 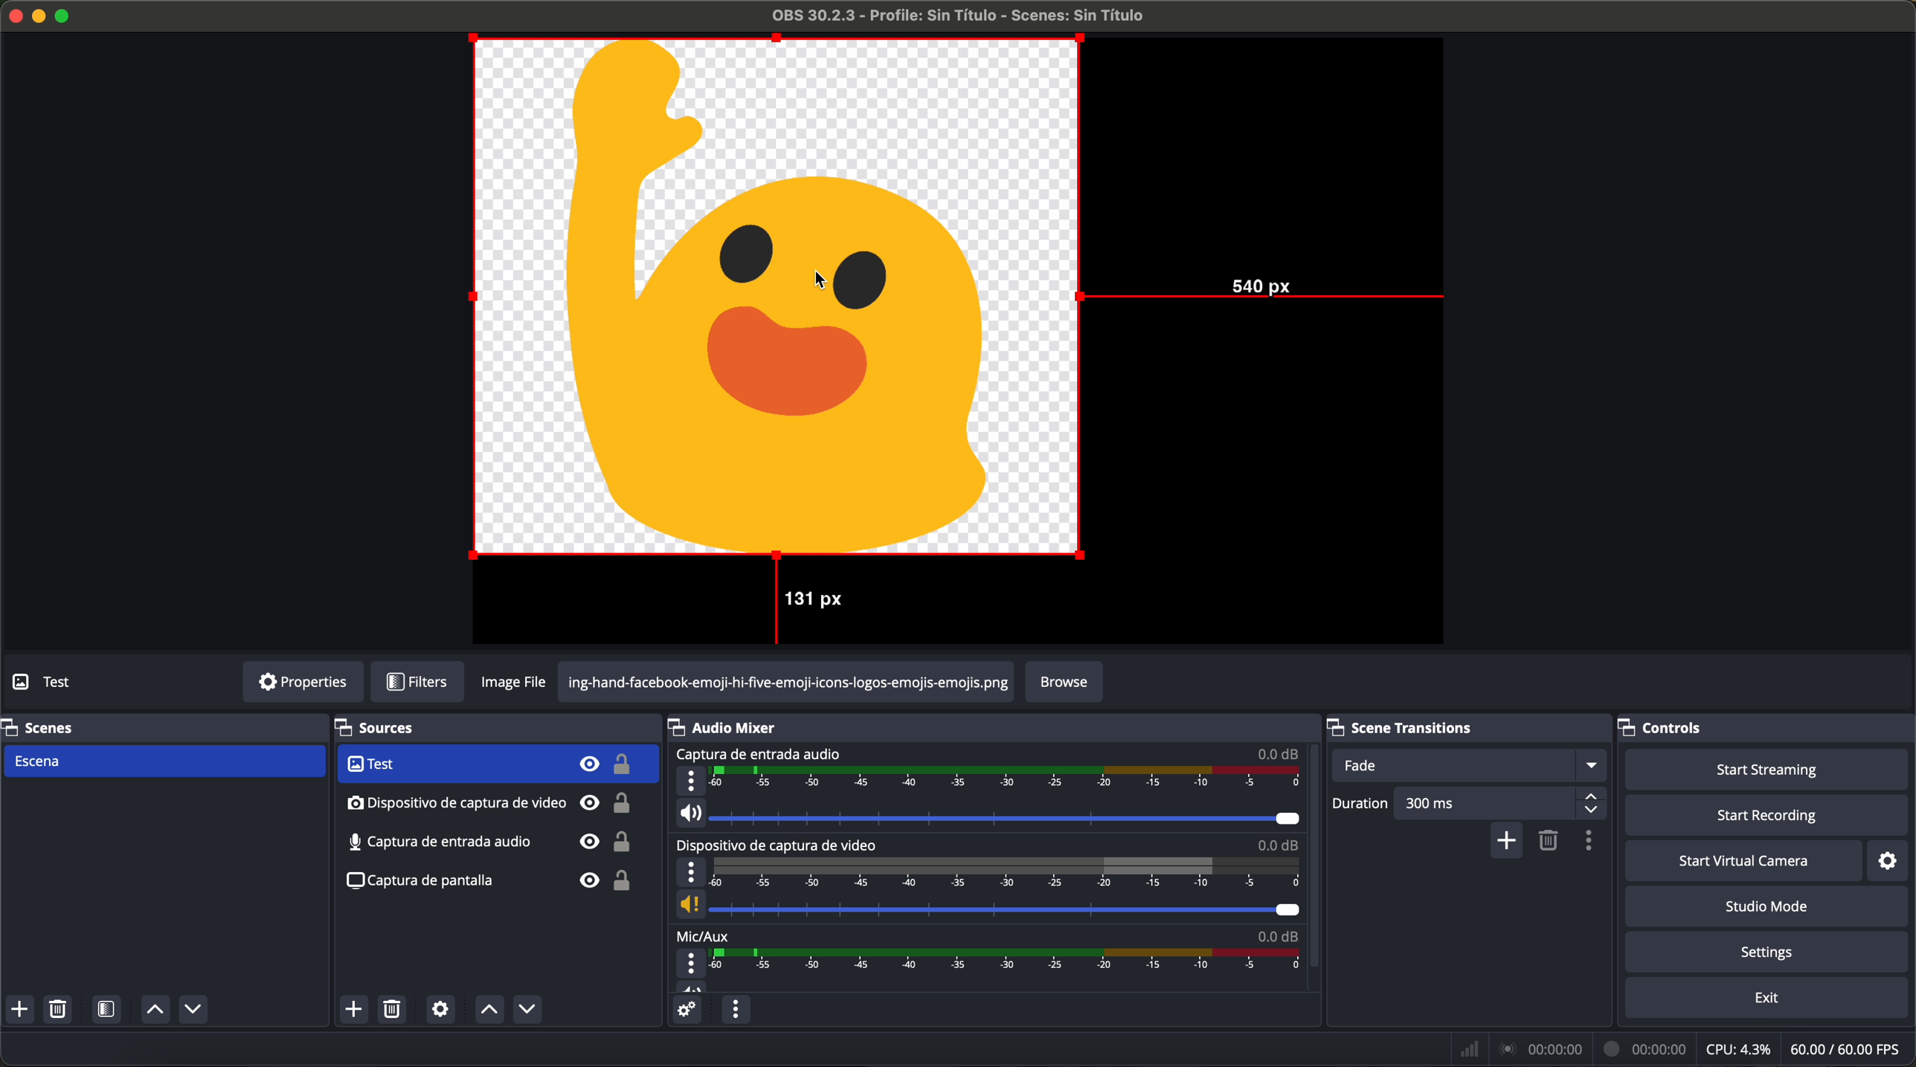 What do you see at coordinates (440, 1010) in the screenshot?
I see `open source properties` at bounding box center [440, 1010].